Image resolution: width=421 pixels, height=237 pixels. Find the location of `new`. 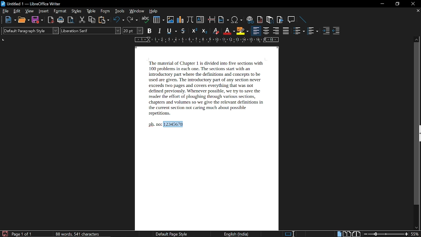

new is located at coordinates (11, 20).